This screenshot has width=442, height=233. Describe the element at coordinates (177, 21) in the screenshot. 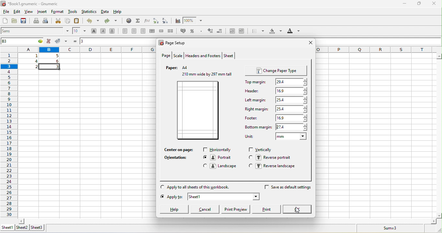

I see `chart` at that location.